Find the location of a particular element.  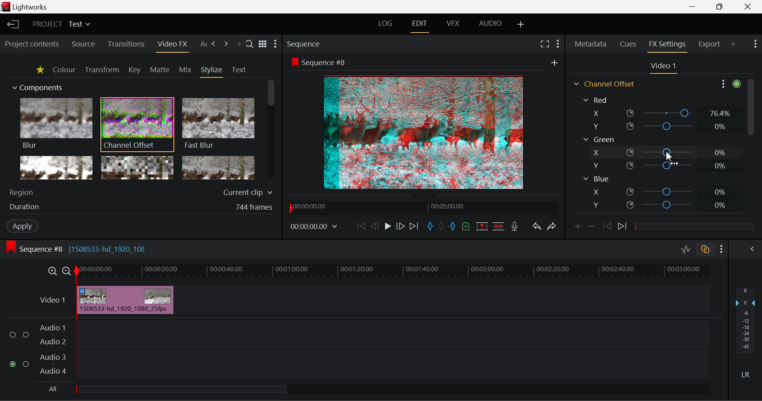

Preview Altered is located at coordinates (425, 131).